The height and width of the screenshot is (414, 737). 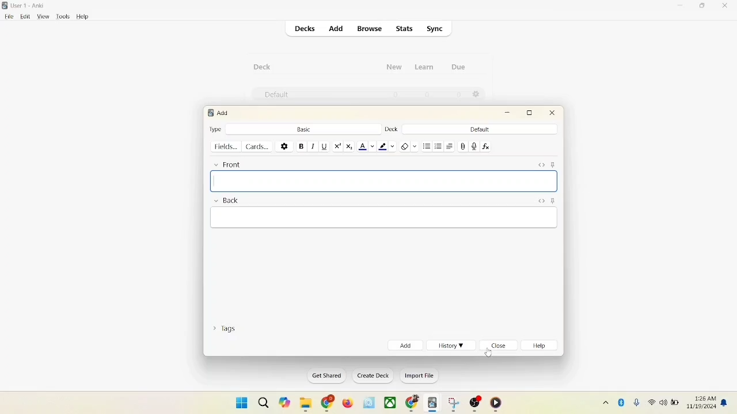 What do you see at coordinates (508, 113) in the screenshot?
I see `minimize` at bounding box center [508, 113].